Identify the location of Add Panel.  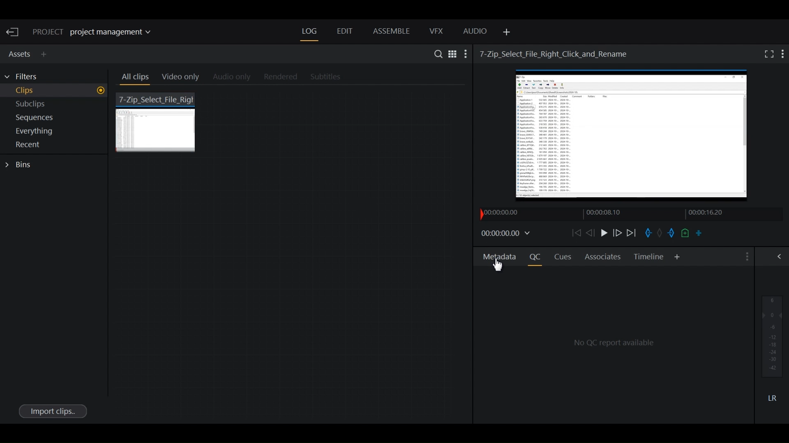
(677, 257).